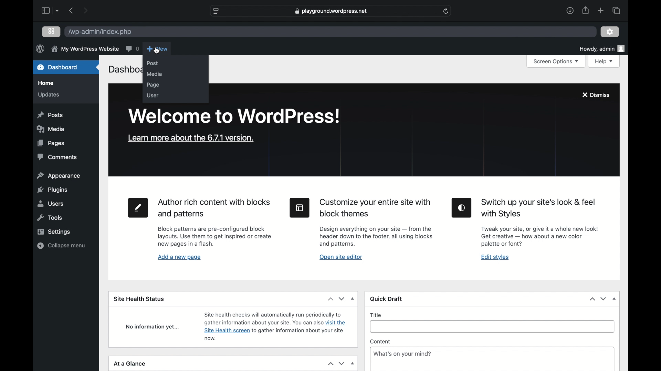  I want to click on help, so click(605, 61).